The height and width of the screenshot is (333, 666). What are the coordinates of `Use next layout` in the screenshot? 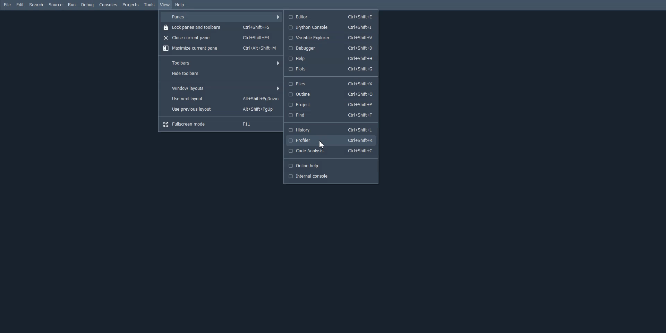 It's located at (222, 99).